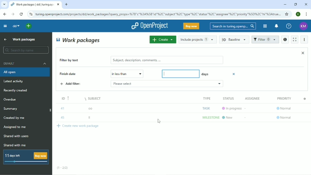 This screenshot has width=311, height=175. What do you see at coordinates (66, 5) in the screenshot?
I see `New tab` at bounding box center [66, 5].